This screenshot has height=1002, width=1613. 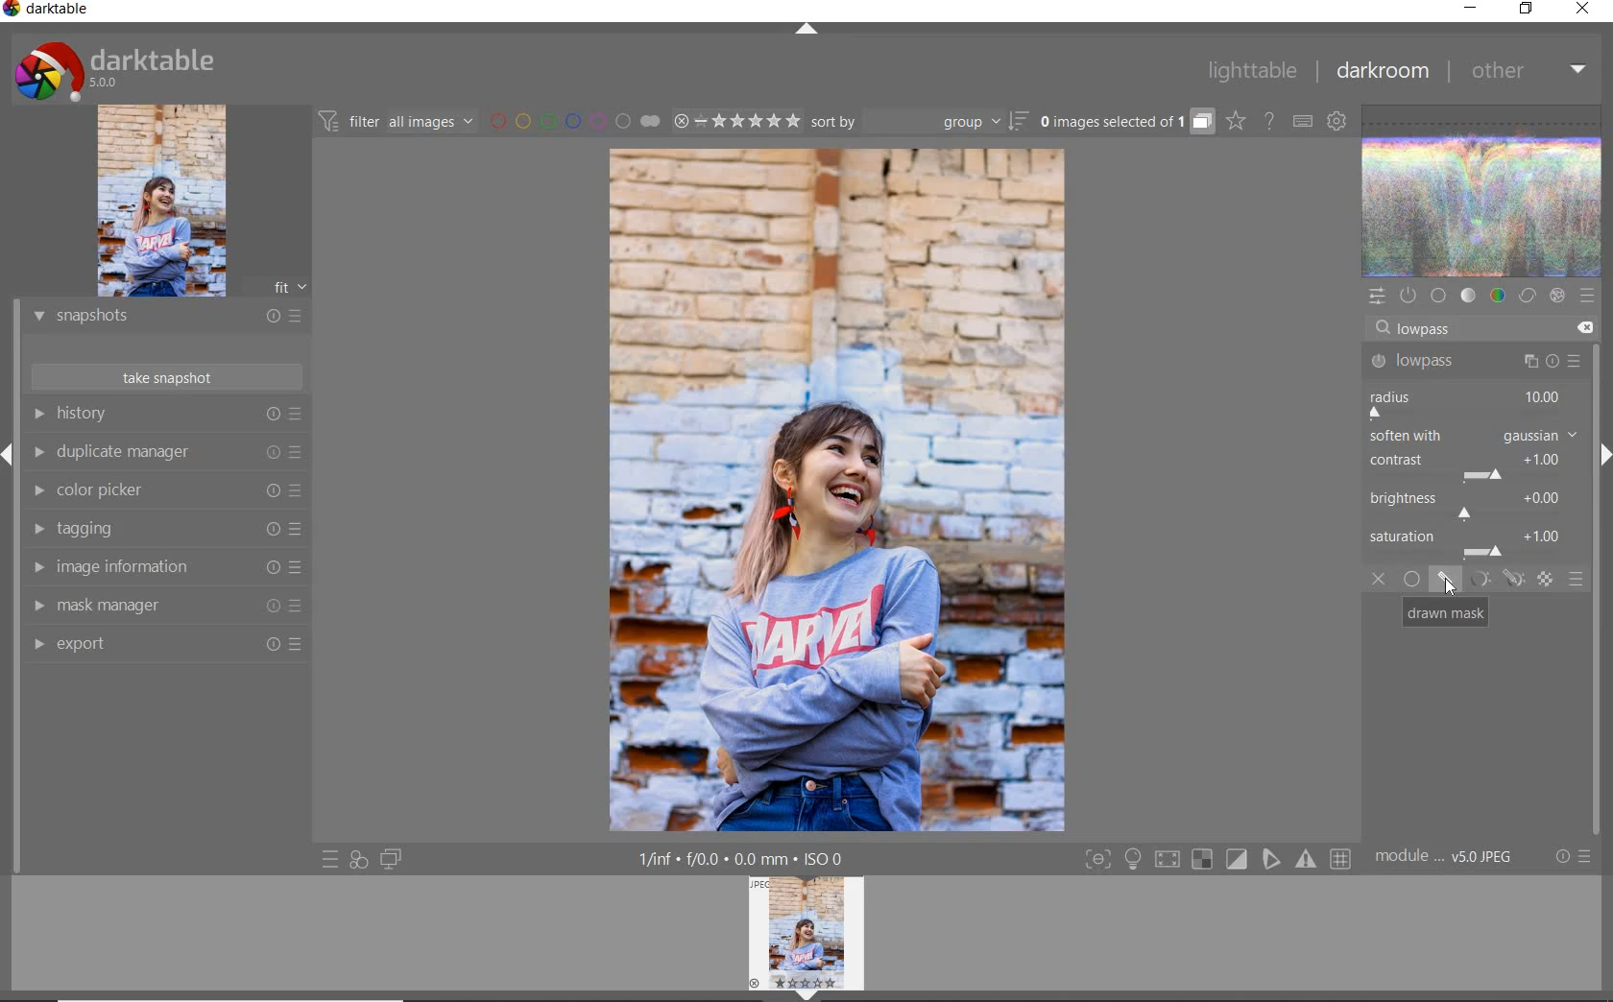 What do you see at coordinates (838, 493) in the screenshot?
I see `selected image` at bounding box center [838, 493].